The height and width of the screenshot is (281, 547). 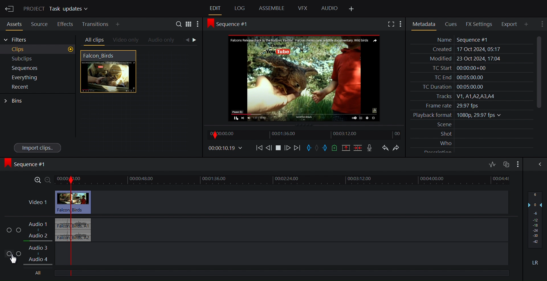 I want to click on Vertical Scroll bar, so click(x=539, y=72).